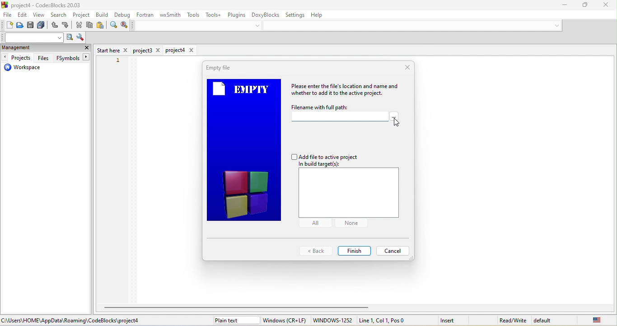 This screenshot has width=617, height=326. Describe the element at coordinates (82, 15) in the screenshot. I see `project` at that location.